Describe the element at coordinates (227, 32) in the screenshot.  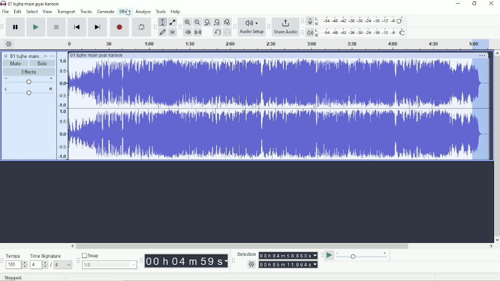
I see `Redo` at that location.